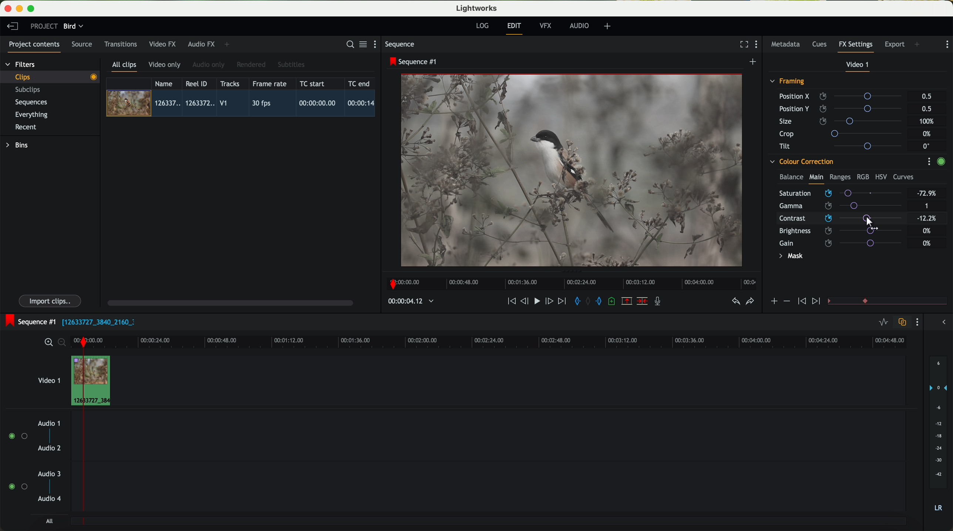 Image resolution: width=953 pixels, height=531 pixels. Describe the element at coordinates (843, 96) in the screenshot. I see `position X` at that location.